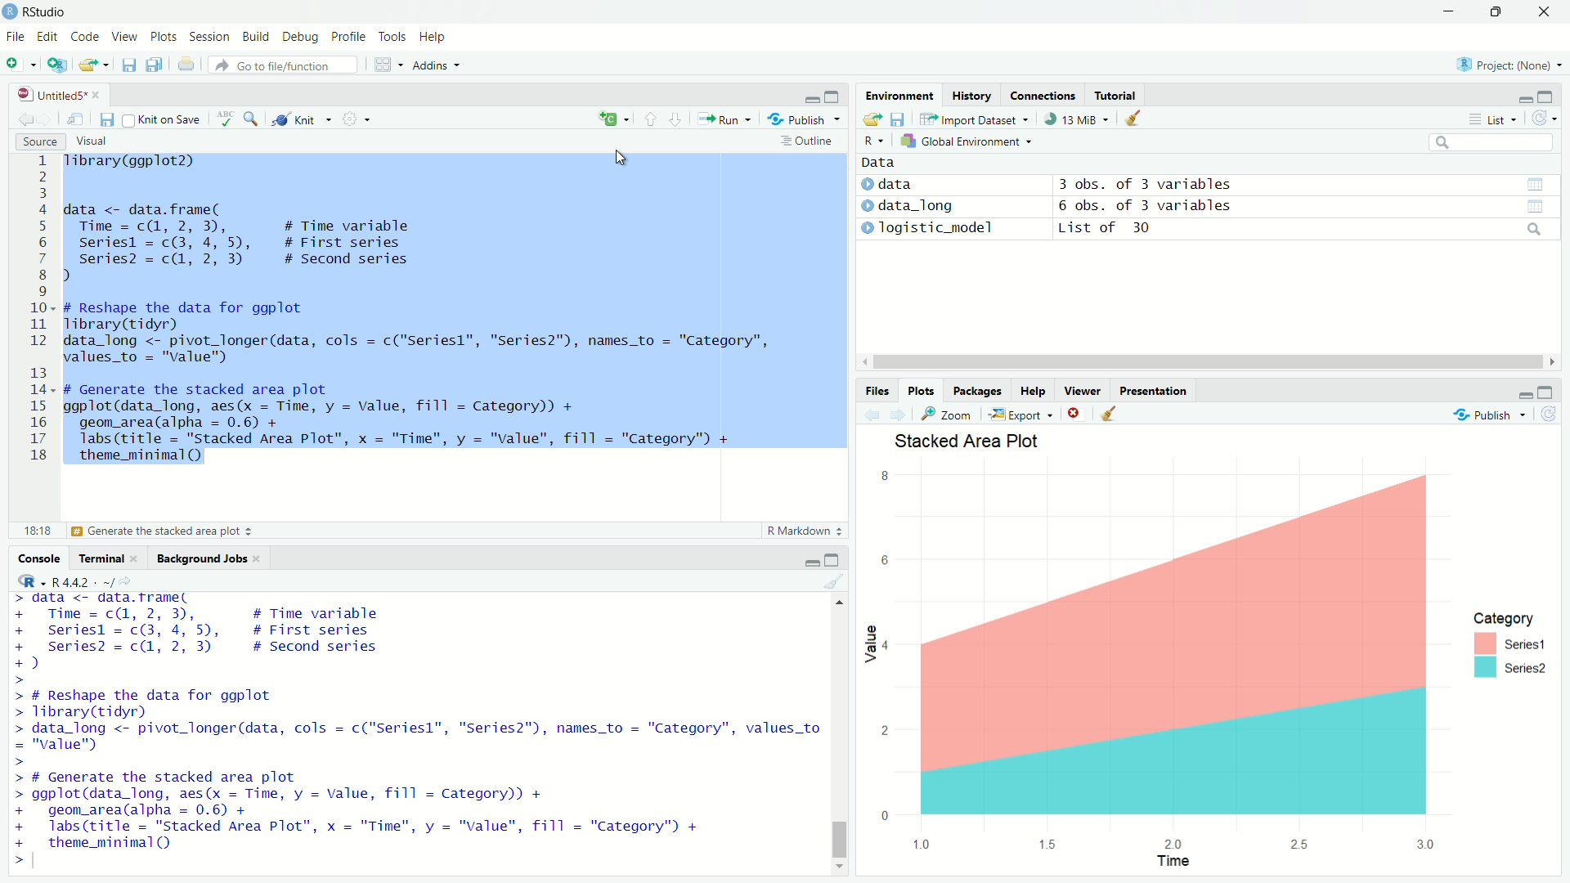 The height and width of the screenshot is (883, 1570). Describe the element at coordinates (790, 528) in the screenshot. I see `R Markdown ` at that location.